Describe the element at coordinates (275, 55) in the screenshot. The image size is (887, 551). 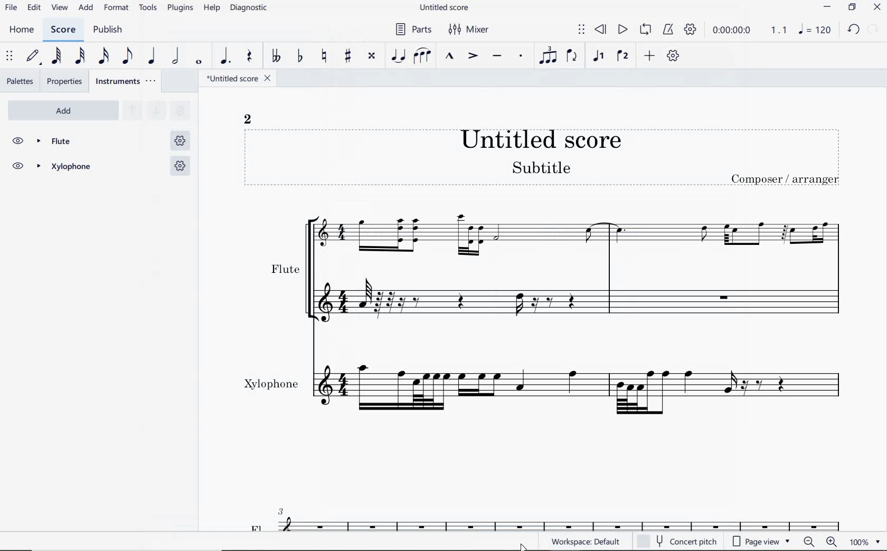
I see `TOGGLE DOUBLE-FLAT` at that location.